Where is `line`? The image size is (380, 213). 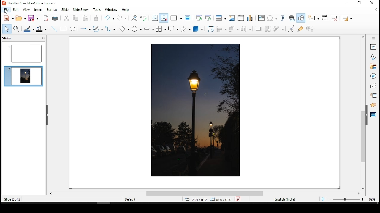 line is located at coordinates (54, 28).